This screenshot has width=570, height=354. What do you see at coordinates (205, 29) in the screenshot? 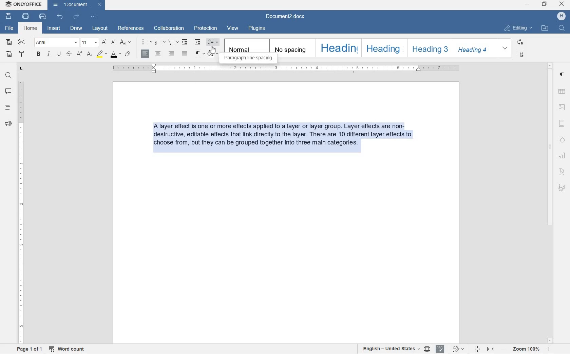
I see `protection` at bounding box center [205, 29].